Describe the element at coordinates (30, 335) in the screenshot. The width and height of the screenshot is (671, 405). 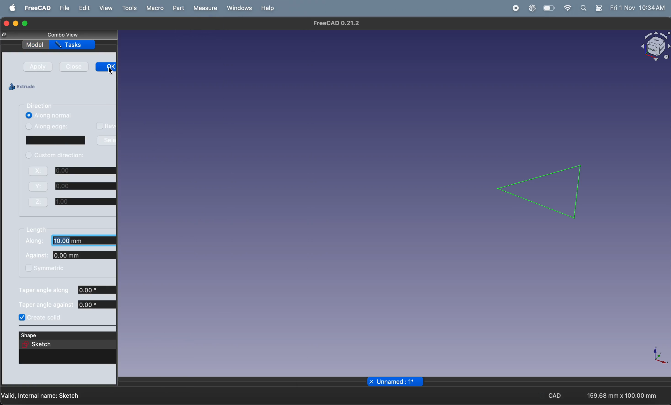
I see `shape` at that location.